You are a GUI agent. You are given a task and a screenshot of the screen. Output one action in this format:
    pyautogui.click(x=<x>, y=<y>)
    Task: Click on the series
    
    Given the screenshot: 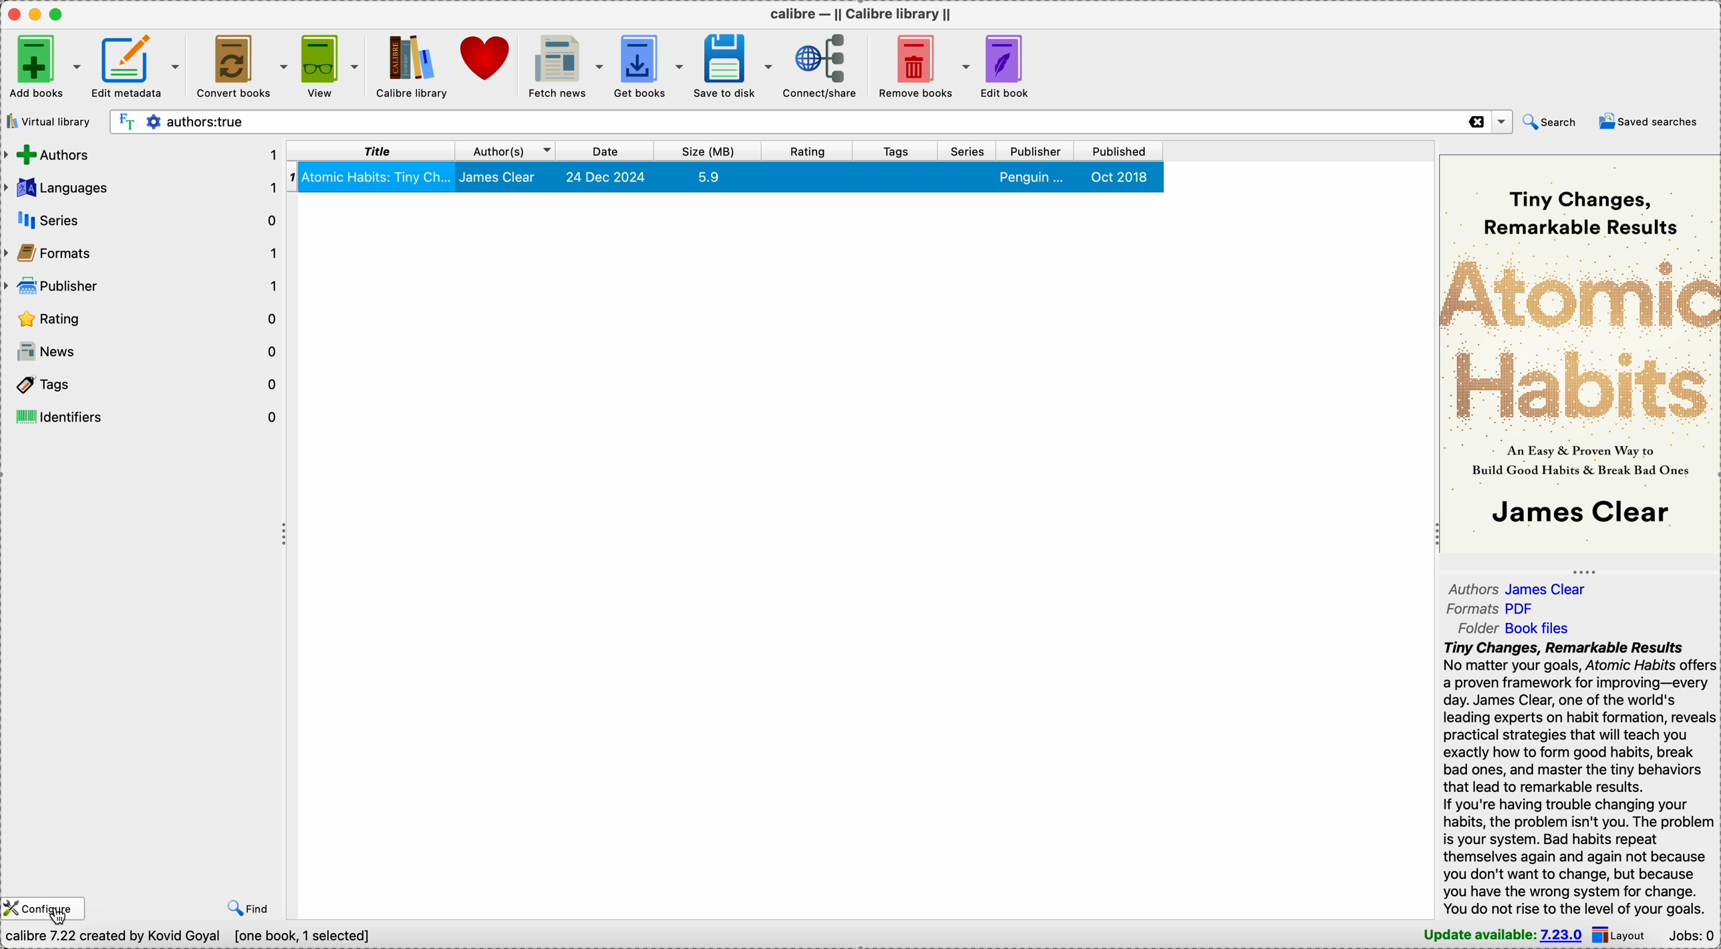 What is the action you would take?
    pyautogui.click(x=965, y=151)
    